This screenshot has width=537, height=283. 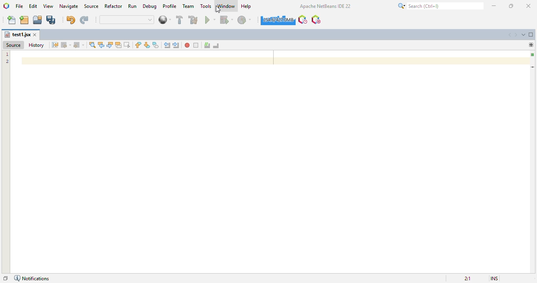 What do you see at coordinates (55, 45) in the screenshot?
I see `last edit` at bounding box center [55, 45].